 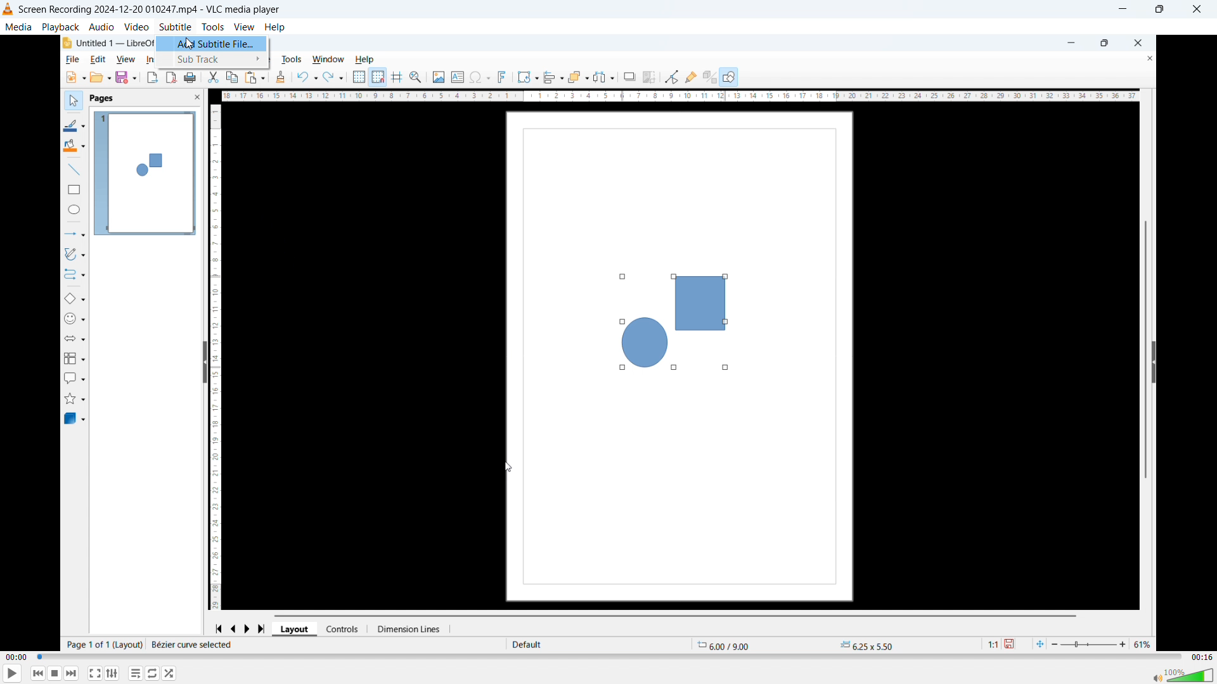 I want to click on Layout, so click(x=296, y=629).